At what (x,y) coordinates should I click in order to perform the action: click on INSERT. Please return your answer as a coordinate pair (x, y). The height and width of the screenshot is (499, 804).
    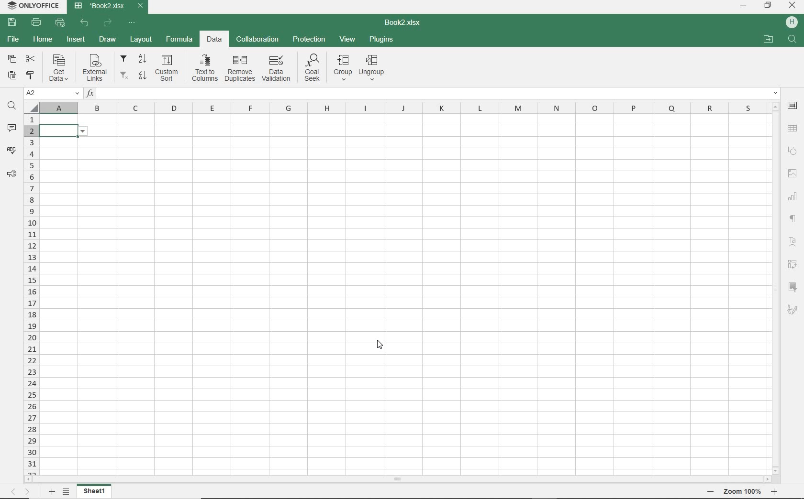
    Looking at the image, I should click on (77, 38).